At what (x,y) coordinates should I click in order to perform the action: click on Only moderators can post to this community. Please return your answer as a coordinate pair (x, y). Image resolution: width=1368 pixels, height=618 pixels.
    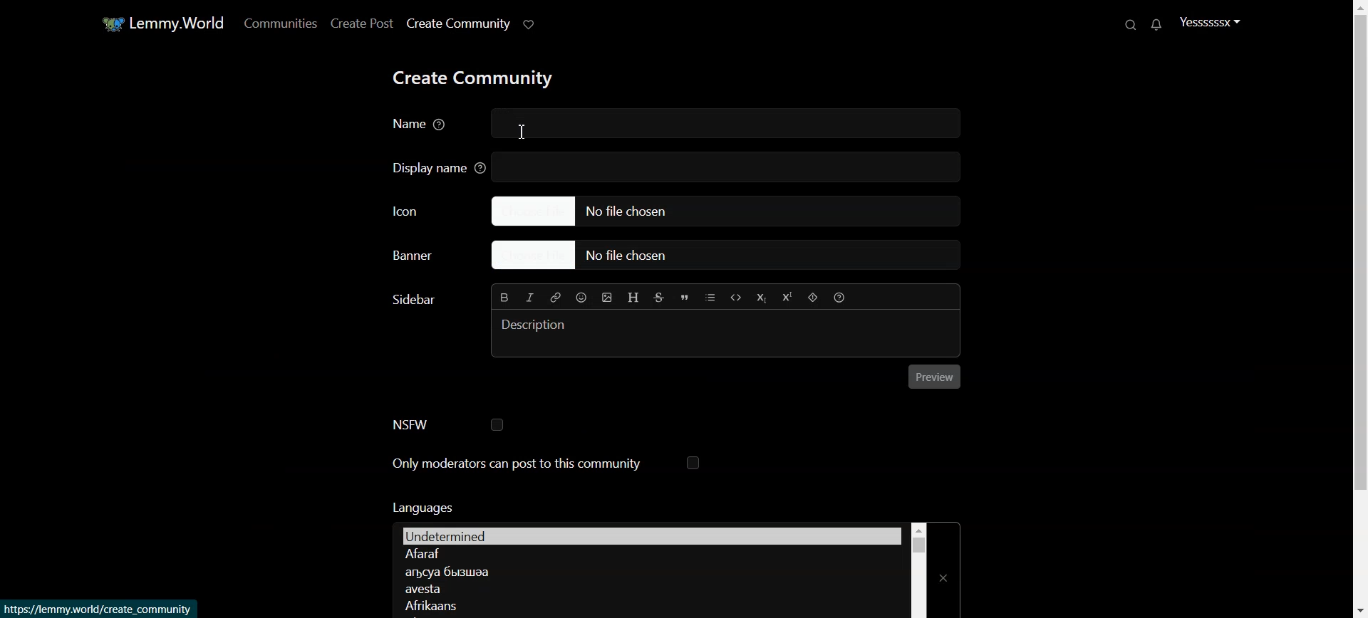
    Looking at the image, I should click on (546, 464).